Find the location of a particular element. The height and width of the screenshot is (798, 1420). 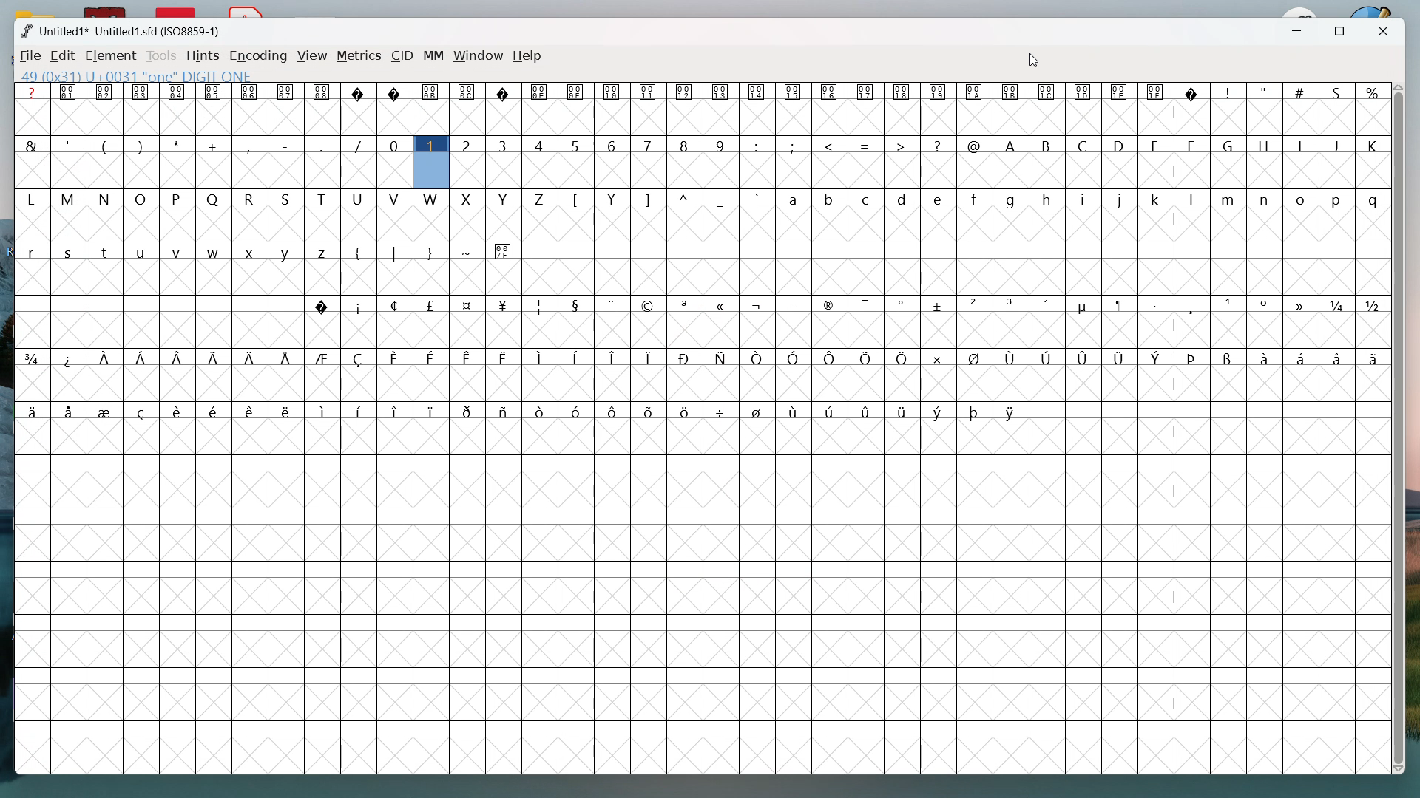

help is located at coordinates (529, 56).